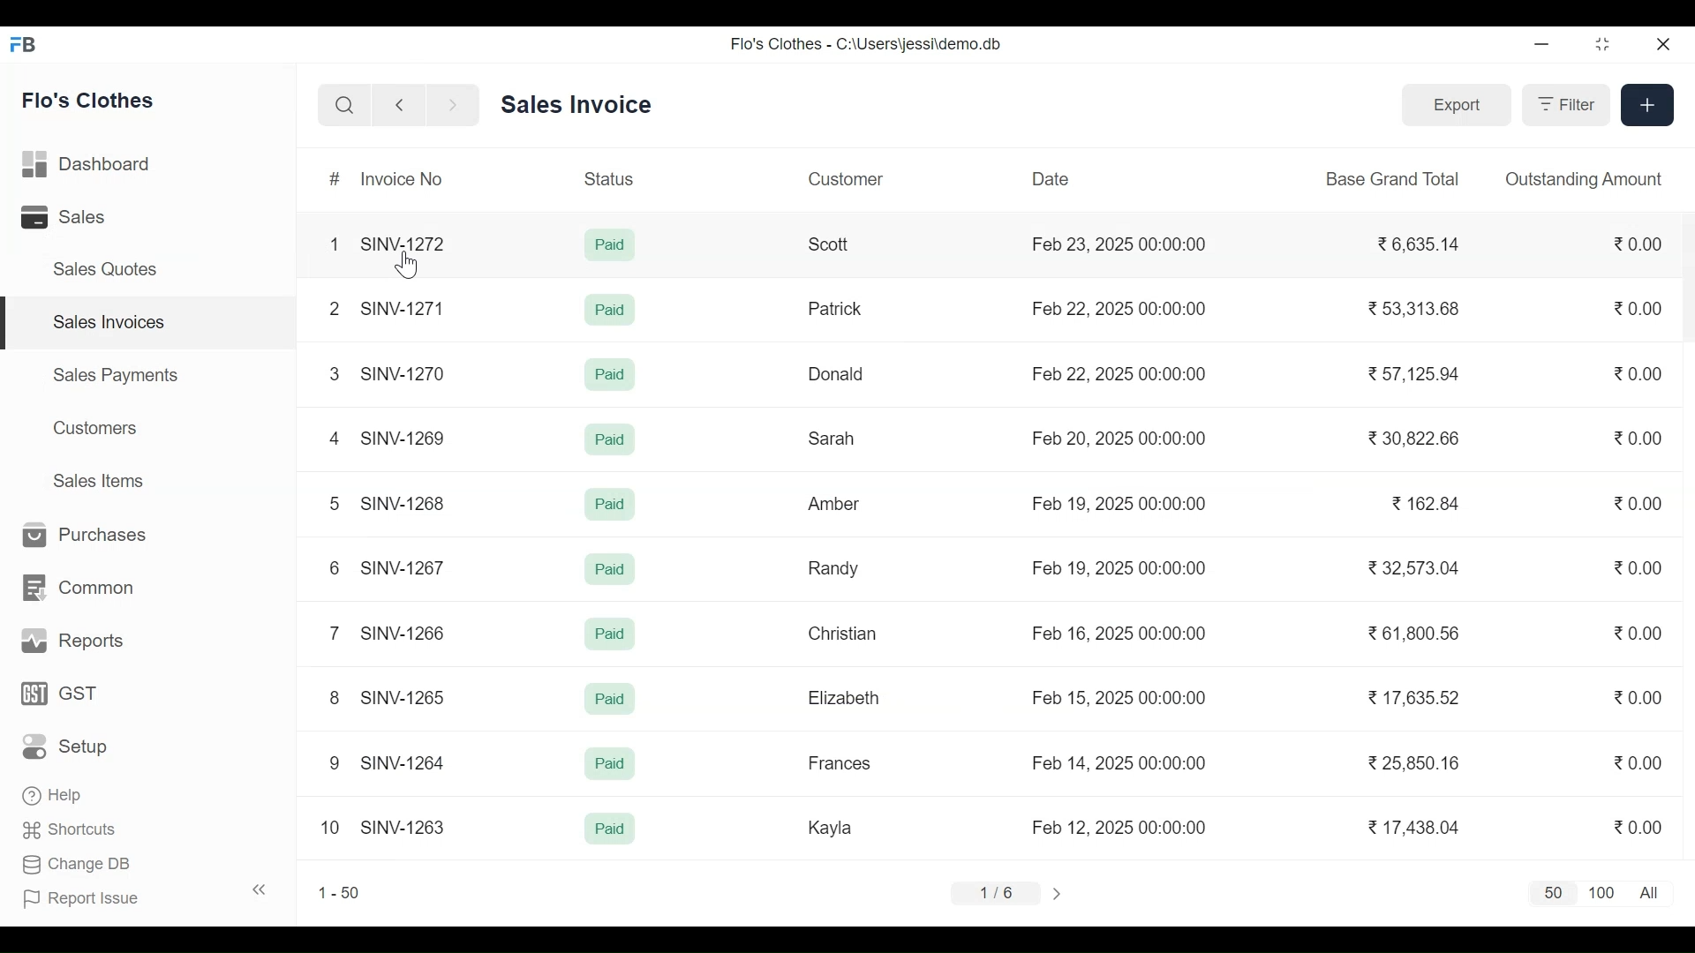 This screenshot has width=1695, height=953. What do you see at coordinates (117, 374) in the screenshot?
I see `Sales Payments` at bounding box center [117, 374].